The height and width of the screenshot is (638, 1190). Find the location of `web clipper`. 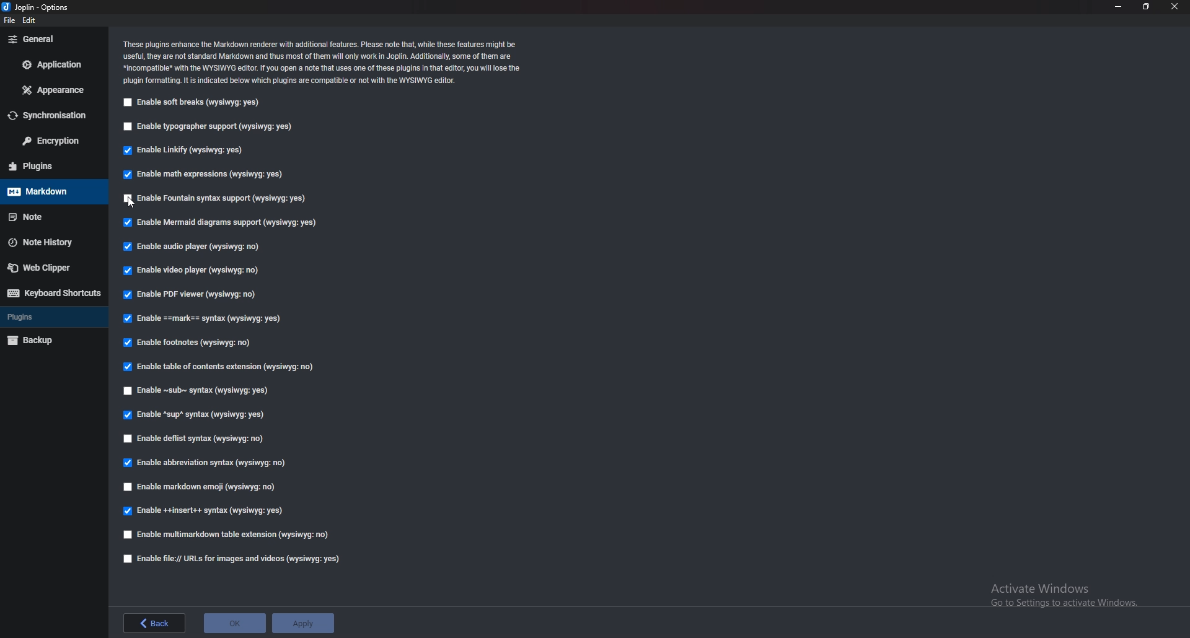

web clipper is located at coordinates (54, 268).